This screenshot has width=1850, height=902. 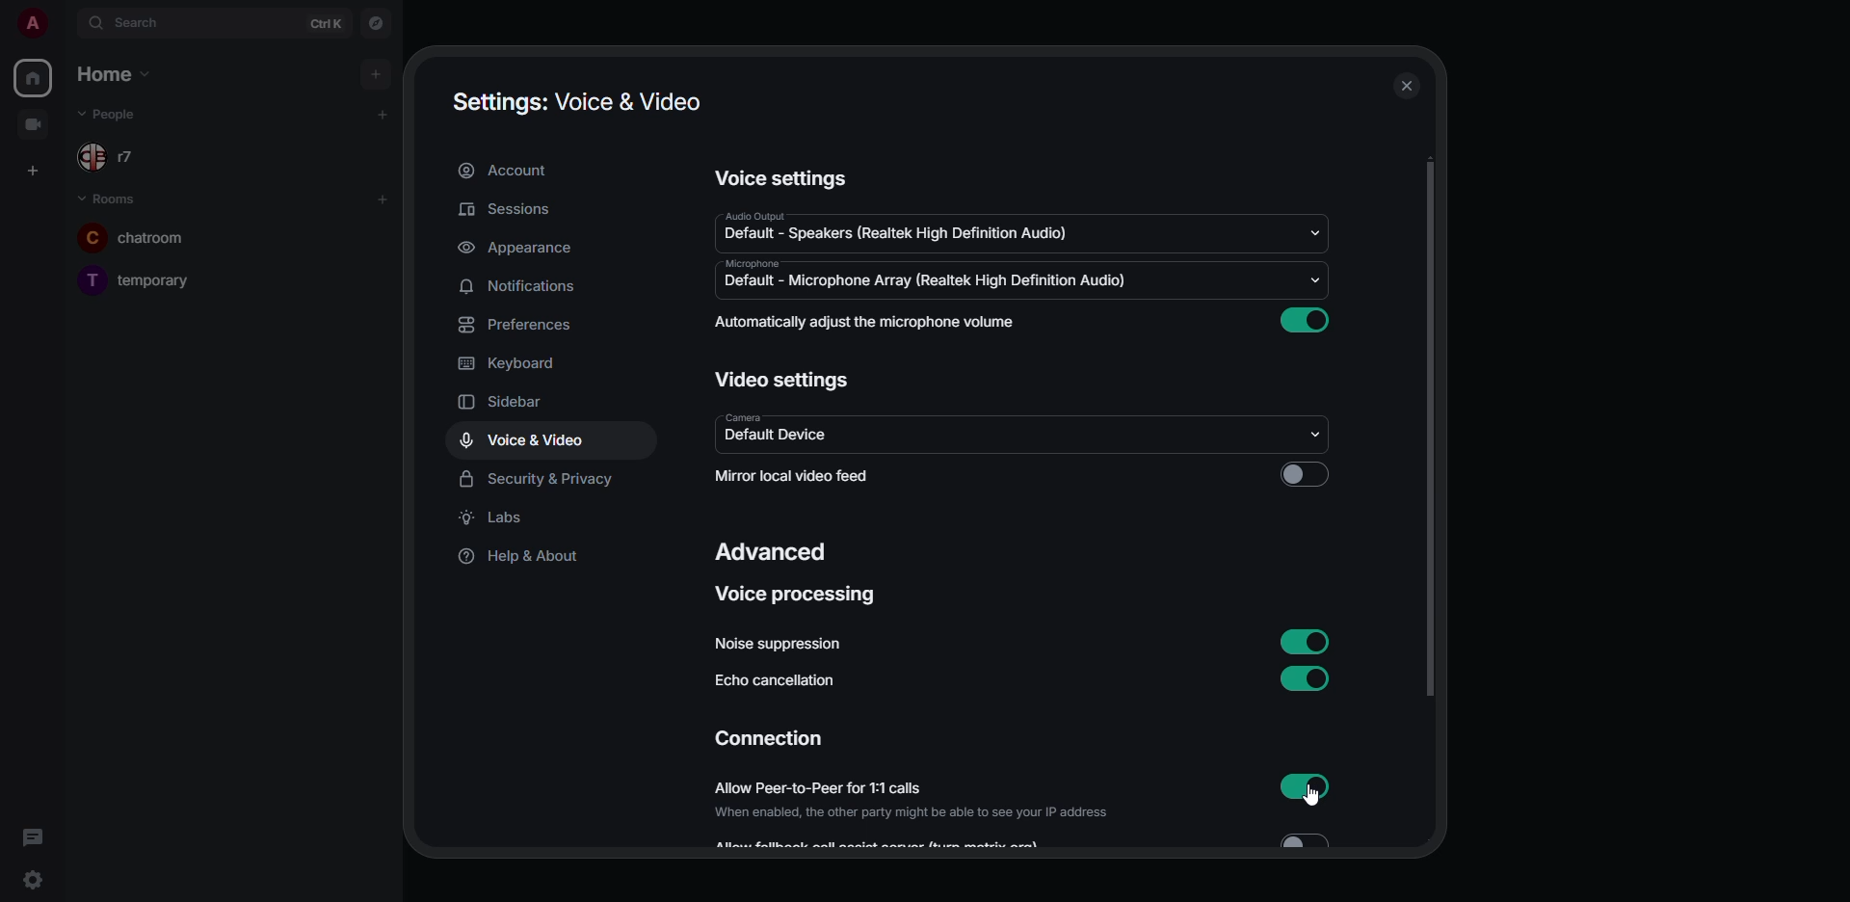 I want to click on default, so click(x=900, y=235).